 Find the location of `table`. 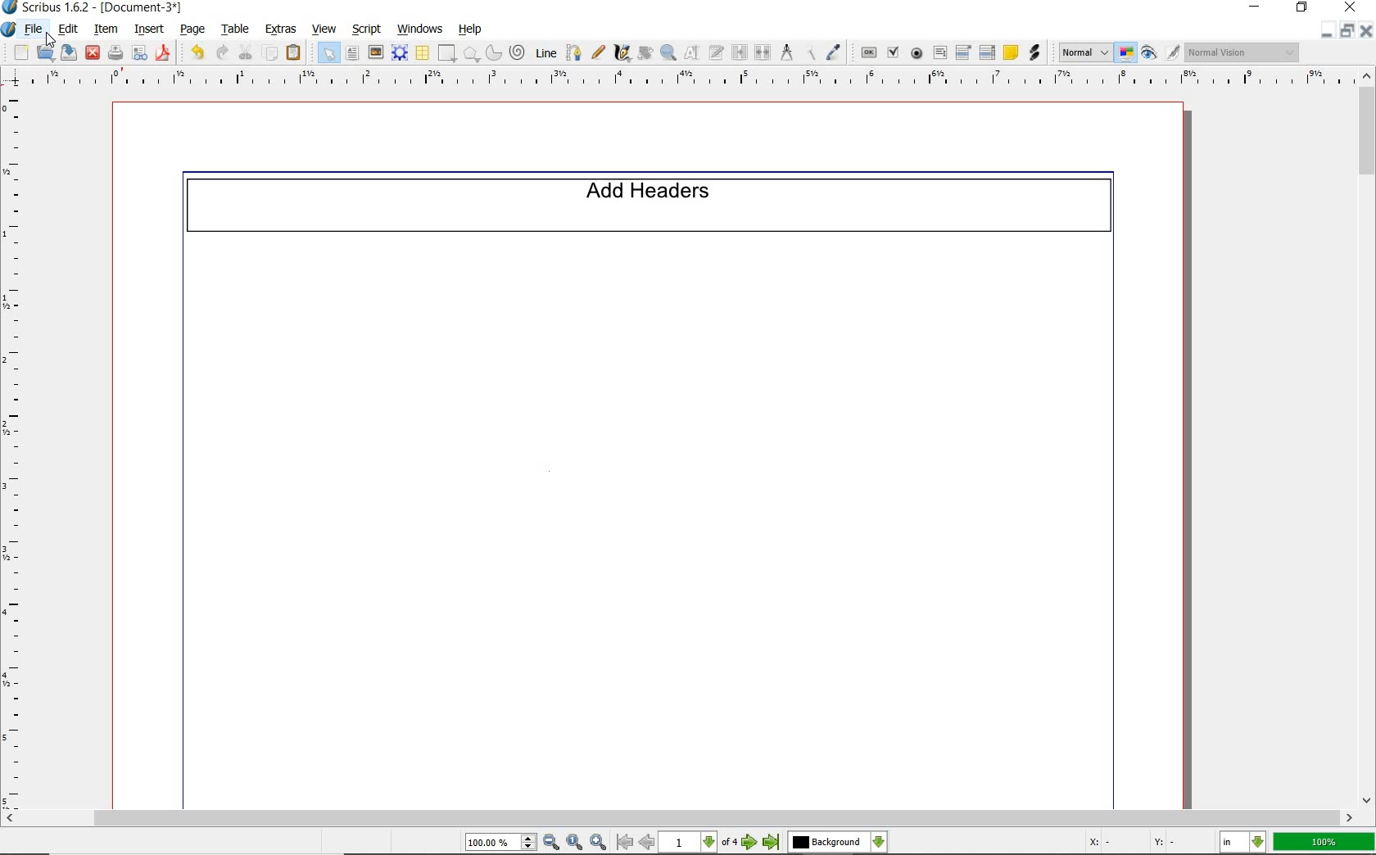

table is located at coordinates (423, 54).